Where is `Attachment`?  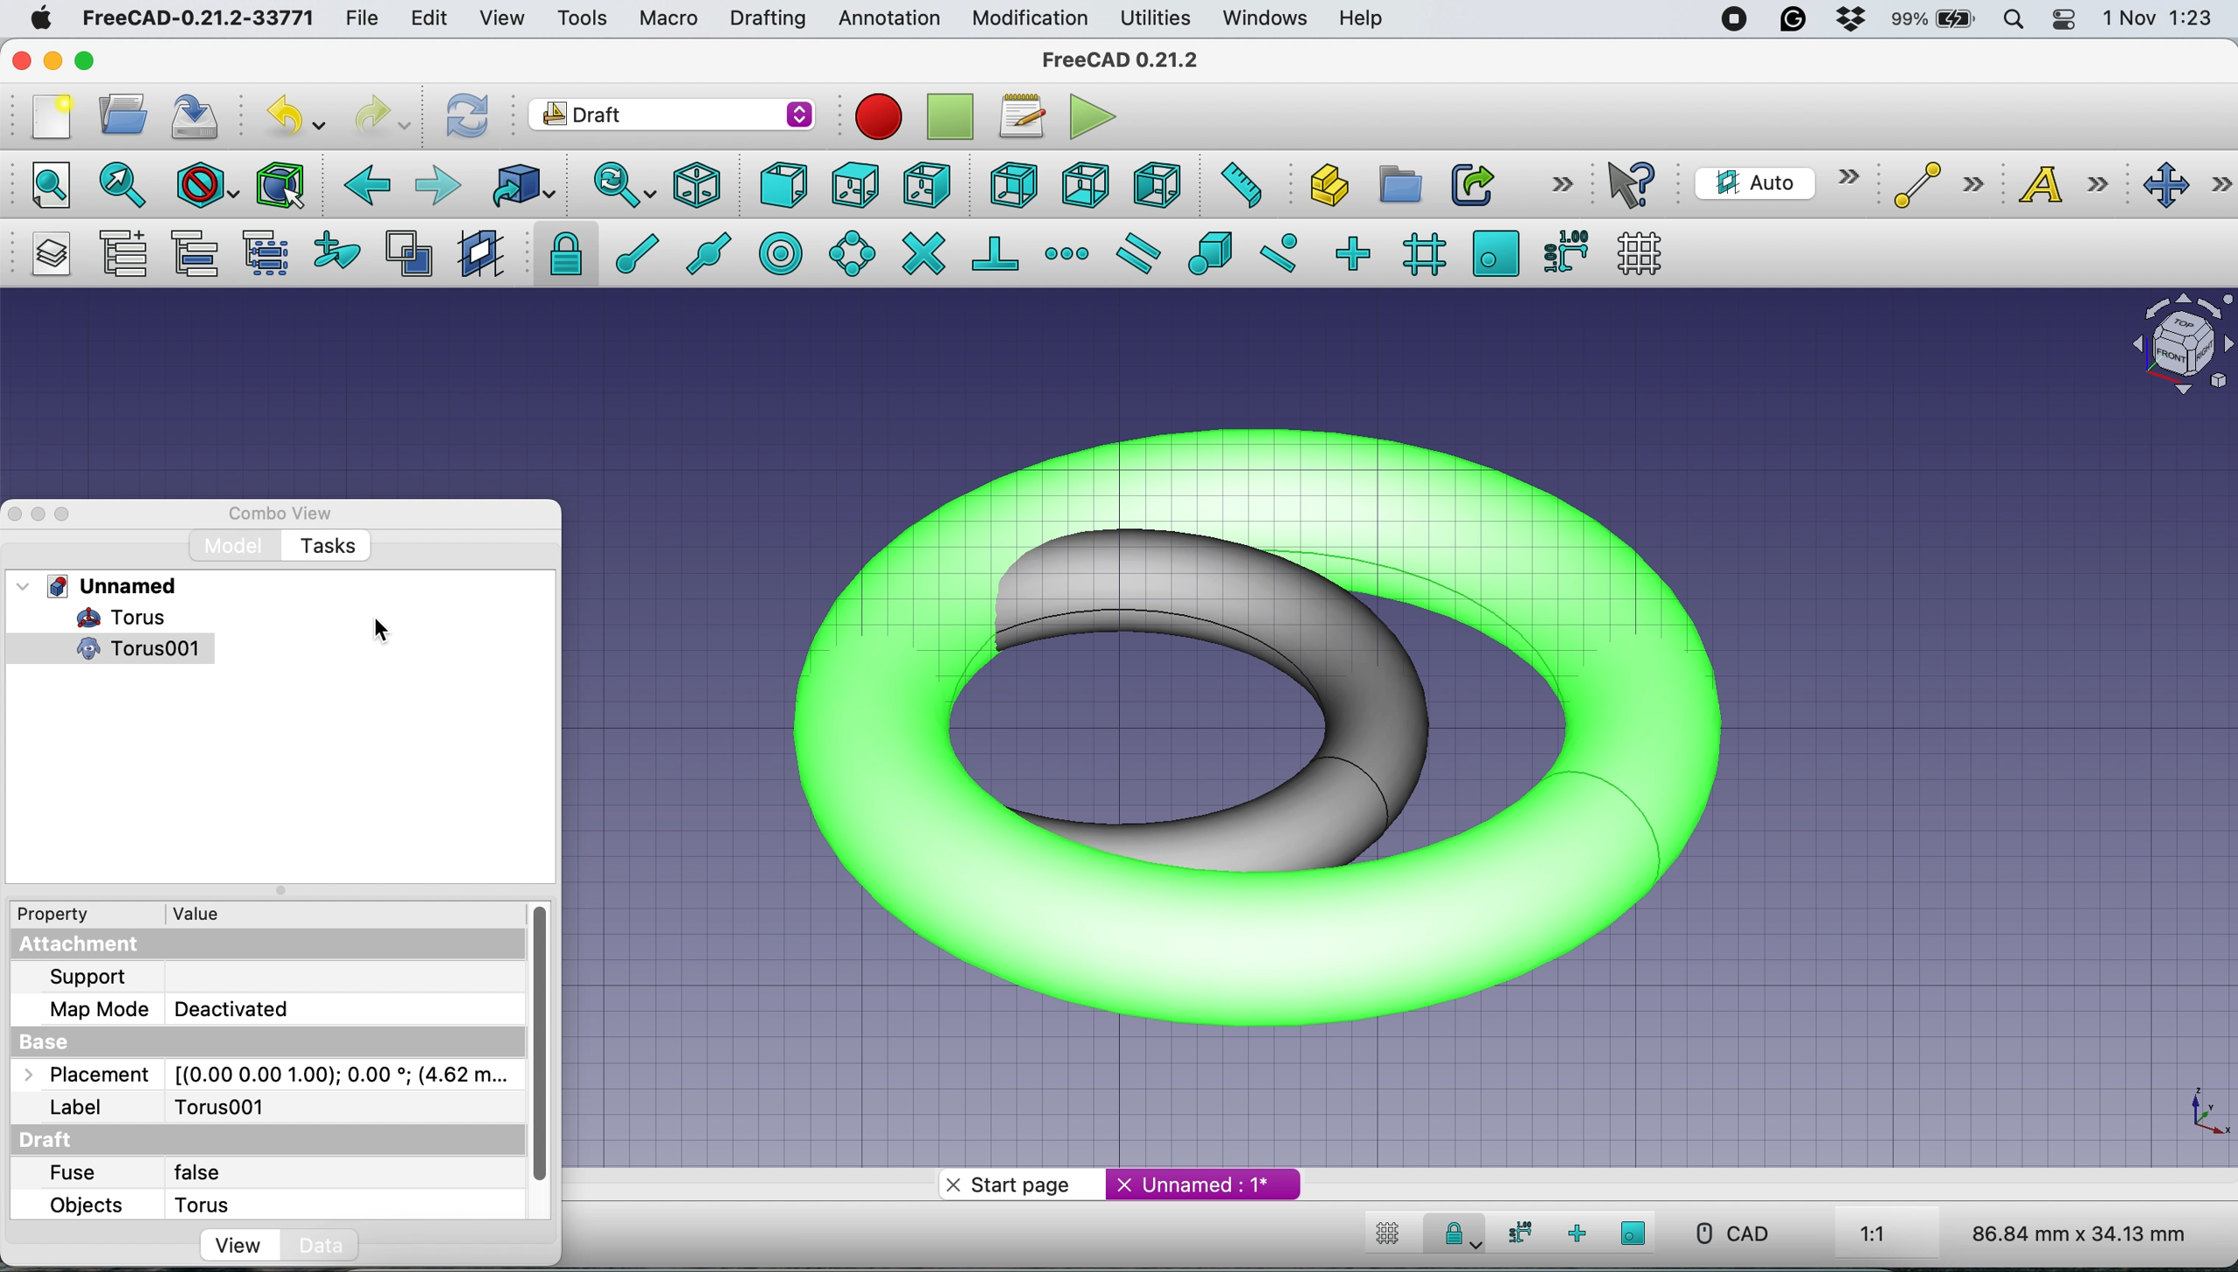 Attachment is located at coordinates (83, 944).